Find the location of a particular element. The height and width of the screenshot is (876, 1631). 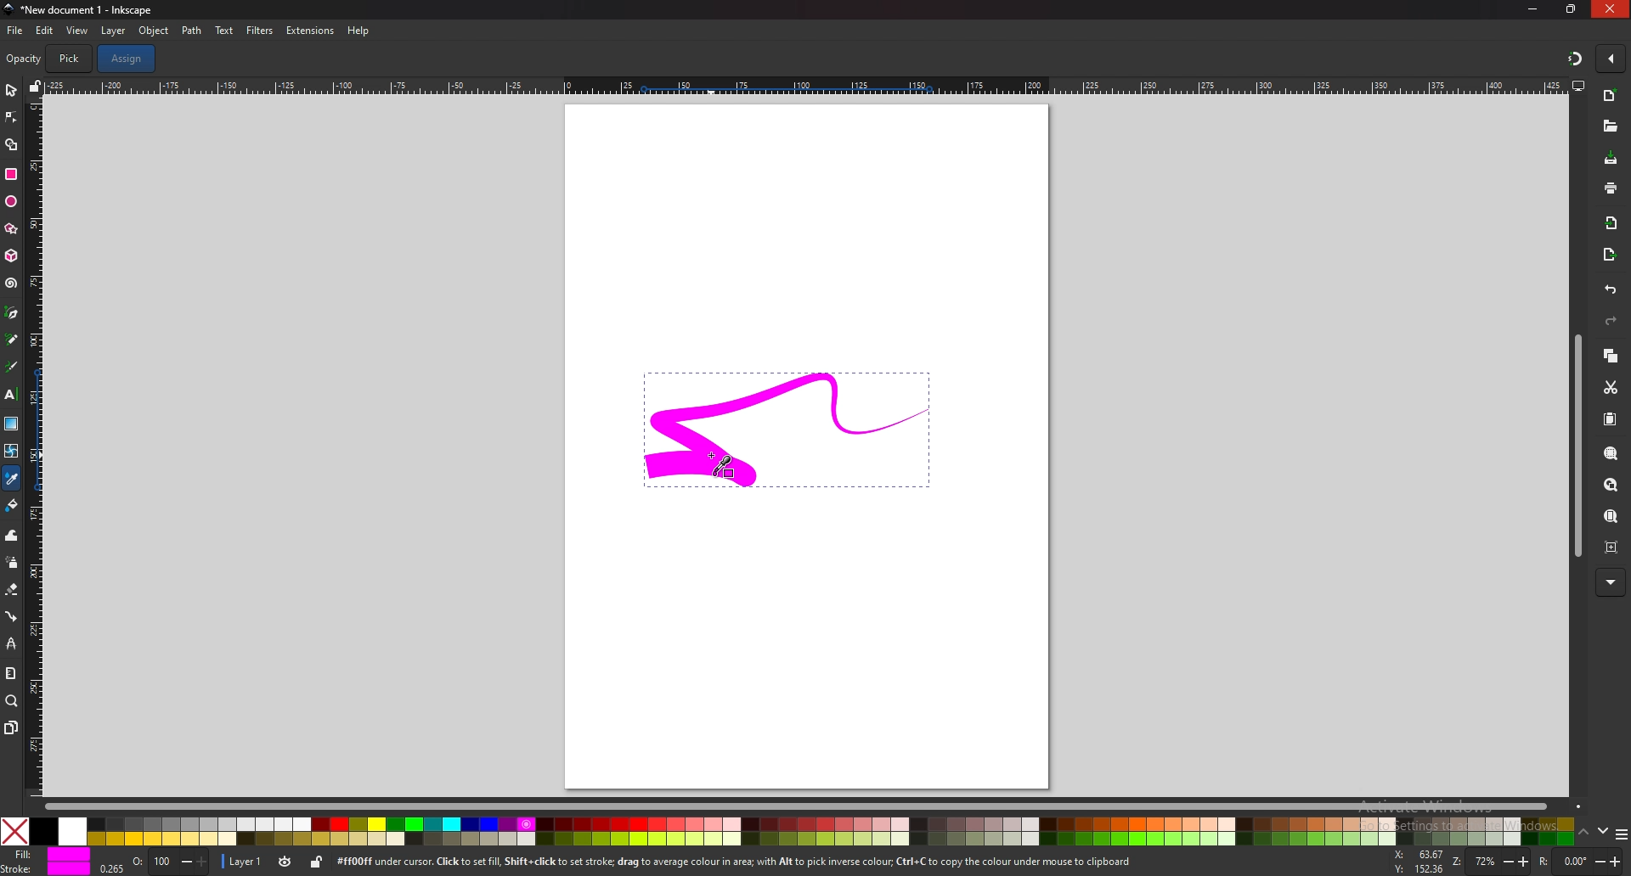

tweak is located at coordinates (13, 536).